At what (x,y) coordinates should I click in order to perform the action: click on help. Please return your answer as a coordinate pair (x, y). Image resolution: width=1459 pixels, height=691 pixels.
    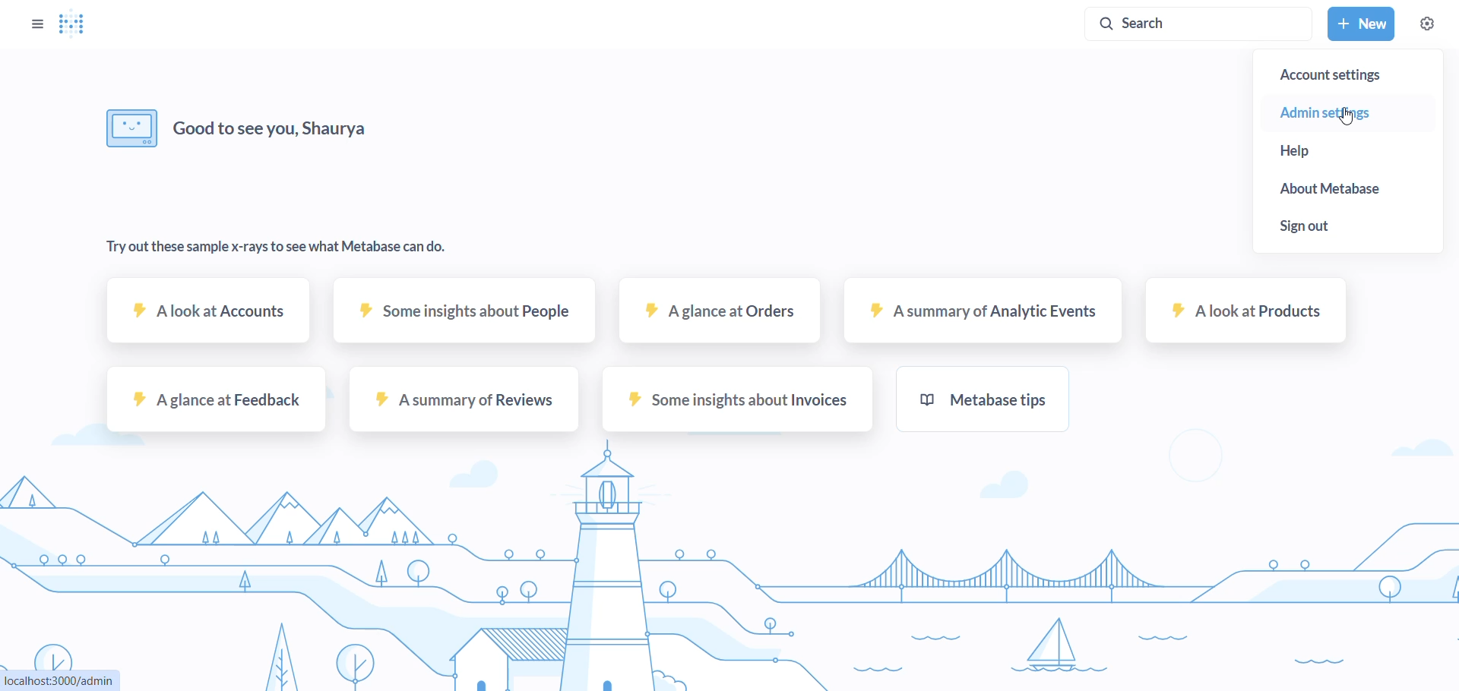
    Looking at the image, I should click on (1334, 150).